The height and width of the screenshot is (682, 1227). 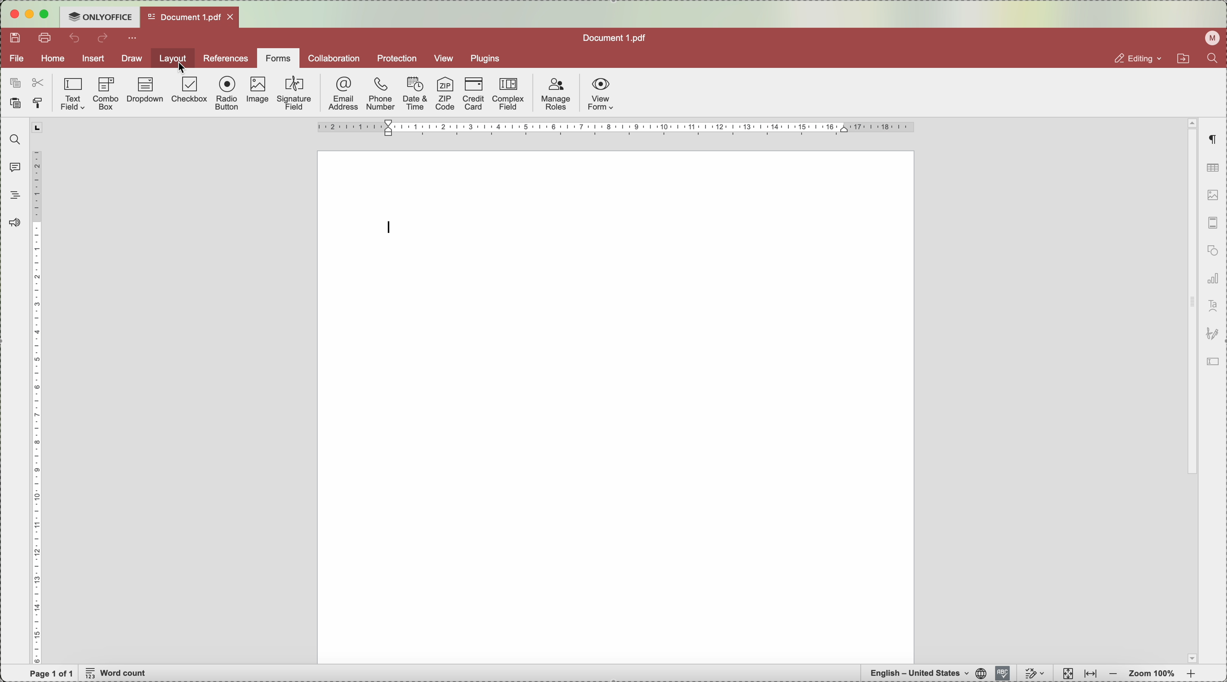 I want to click on print, so click(x=47, y=39).